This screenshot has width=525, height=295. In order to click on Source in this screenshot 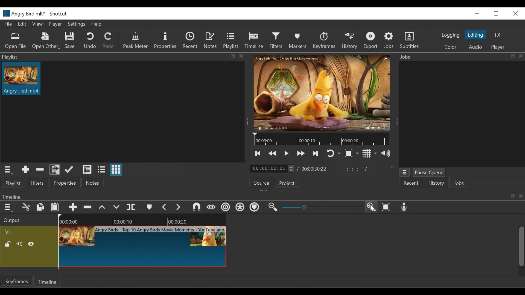, I will do `click(262, 182)`.